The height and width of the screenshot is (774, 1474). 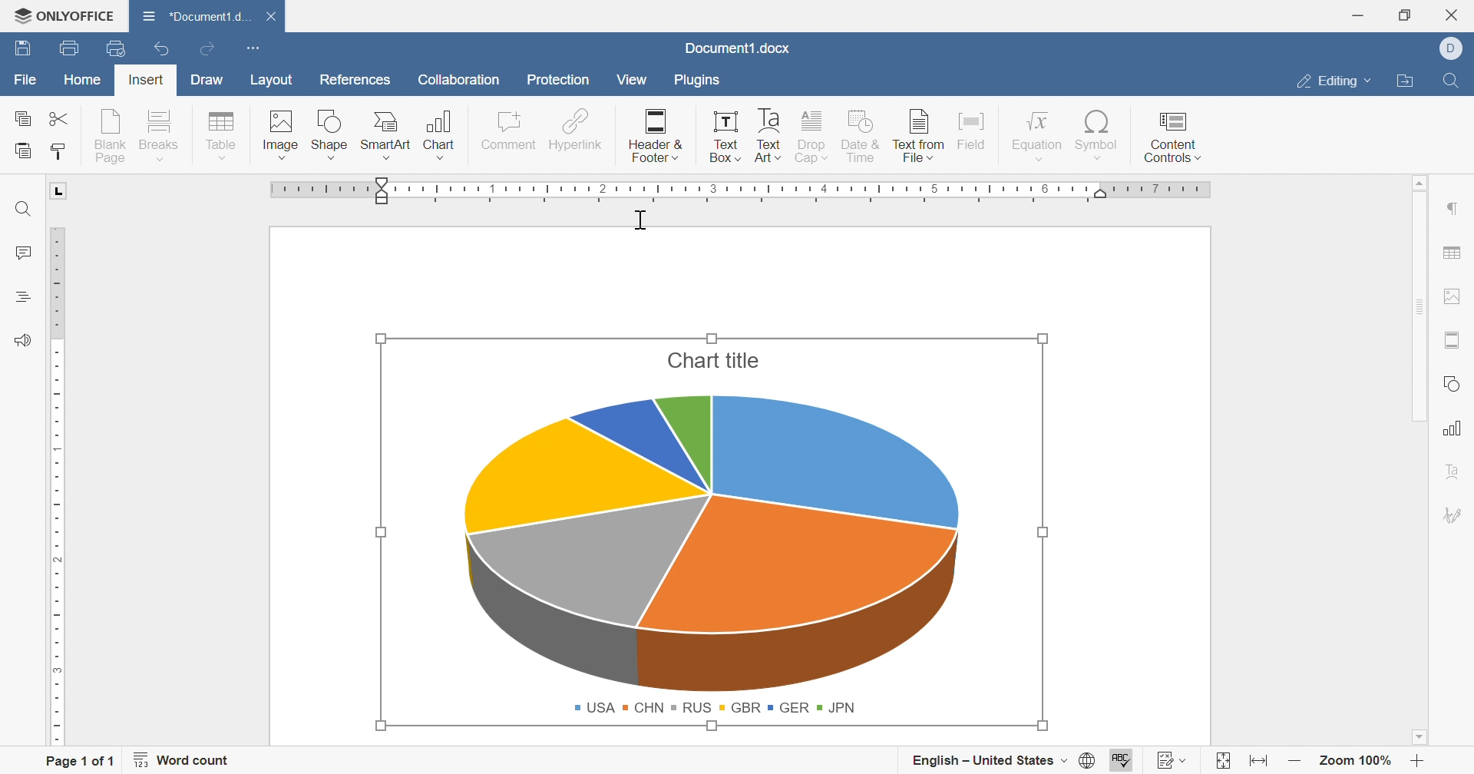 I want to click on Feedback & Support, so click(x=23, y=339).